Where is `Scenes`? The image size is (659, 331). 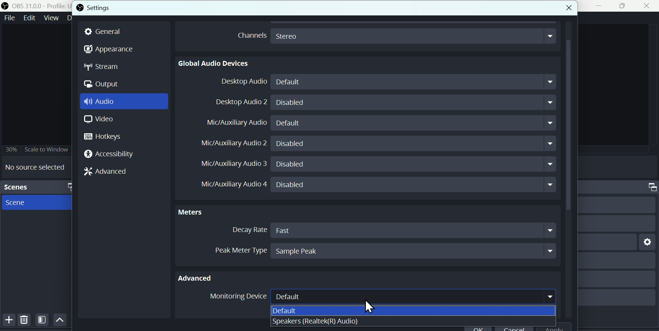 Scenes is located at coordinates (24, 187).